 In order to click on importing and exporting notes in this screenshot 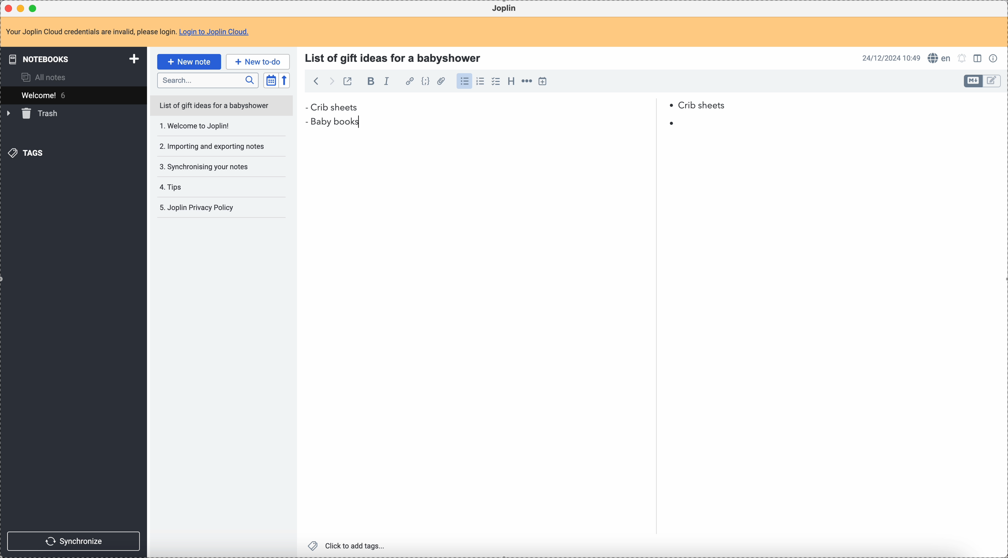, I will do `click(212, 146)`.